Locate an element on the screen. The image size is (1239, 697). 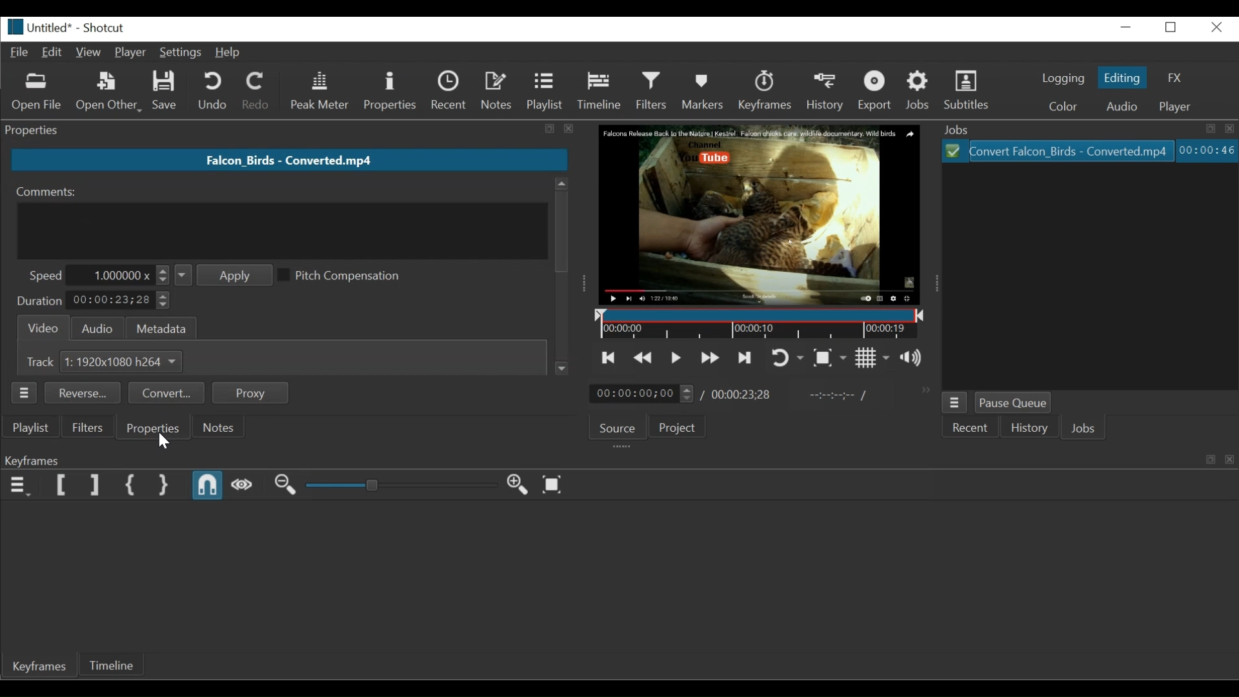
Current location is located at coordinates (640, 393).